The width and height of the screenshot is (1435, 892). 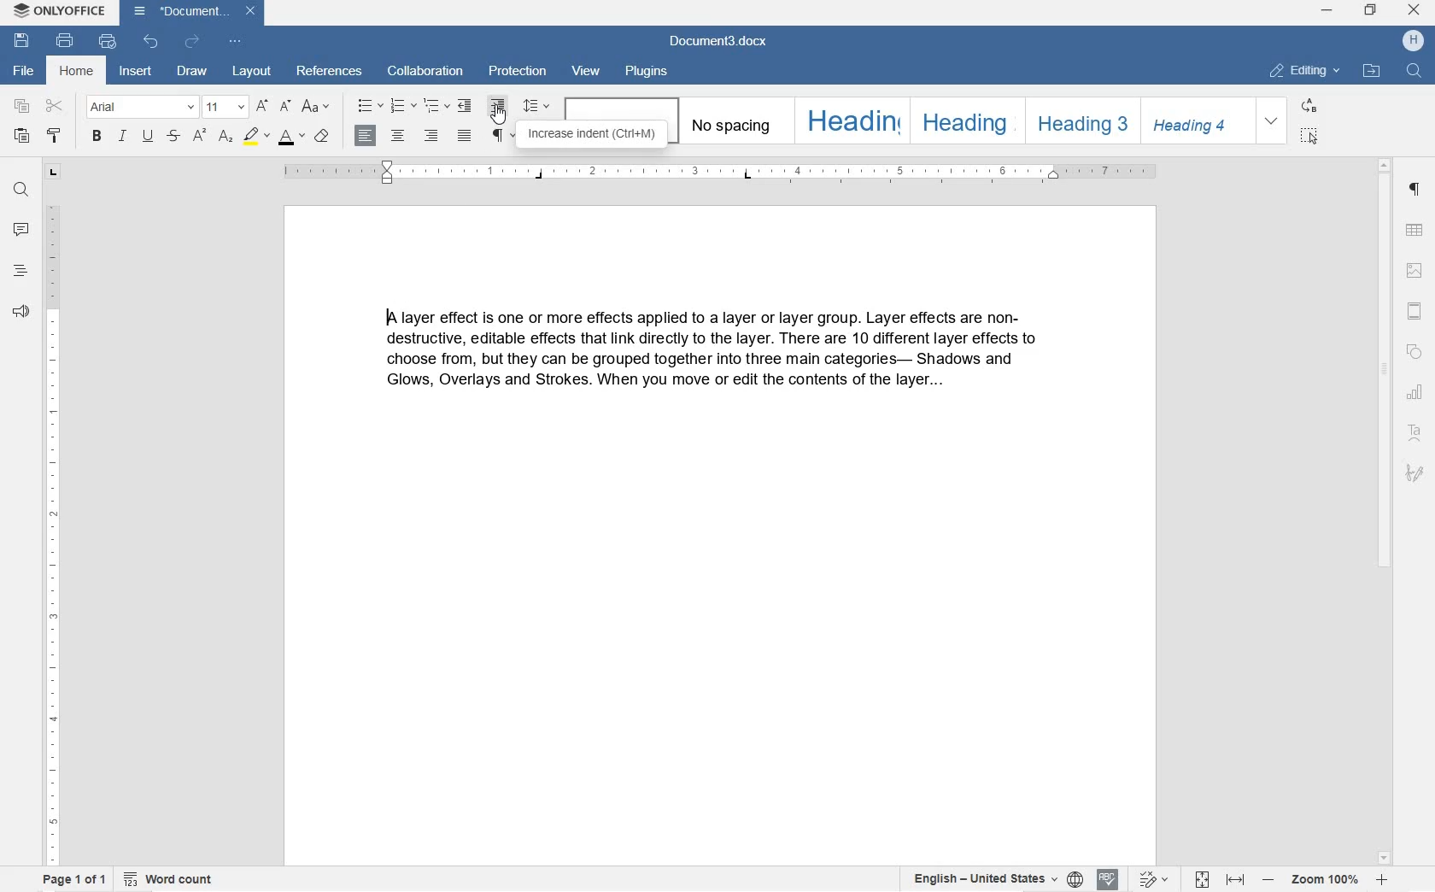 I want to click on NO SPACING, so click(x=732, y=122).